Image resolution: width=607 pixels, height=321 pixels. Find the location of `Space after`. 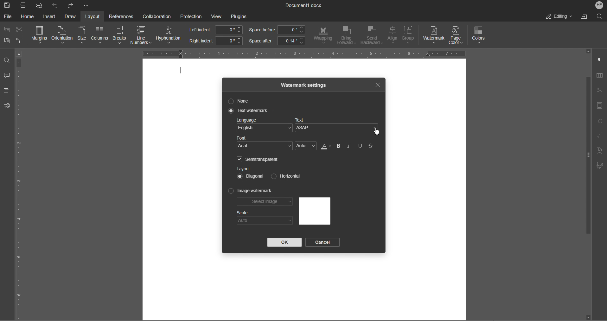

Space after is located at coordinates (277, 41).